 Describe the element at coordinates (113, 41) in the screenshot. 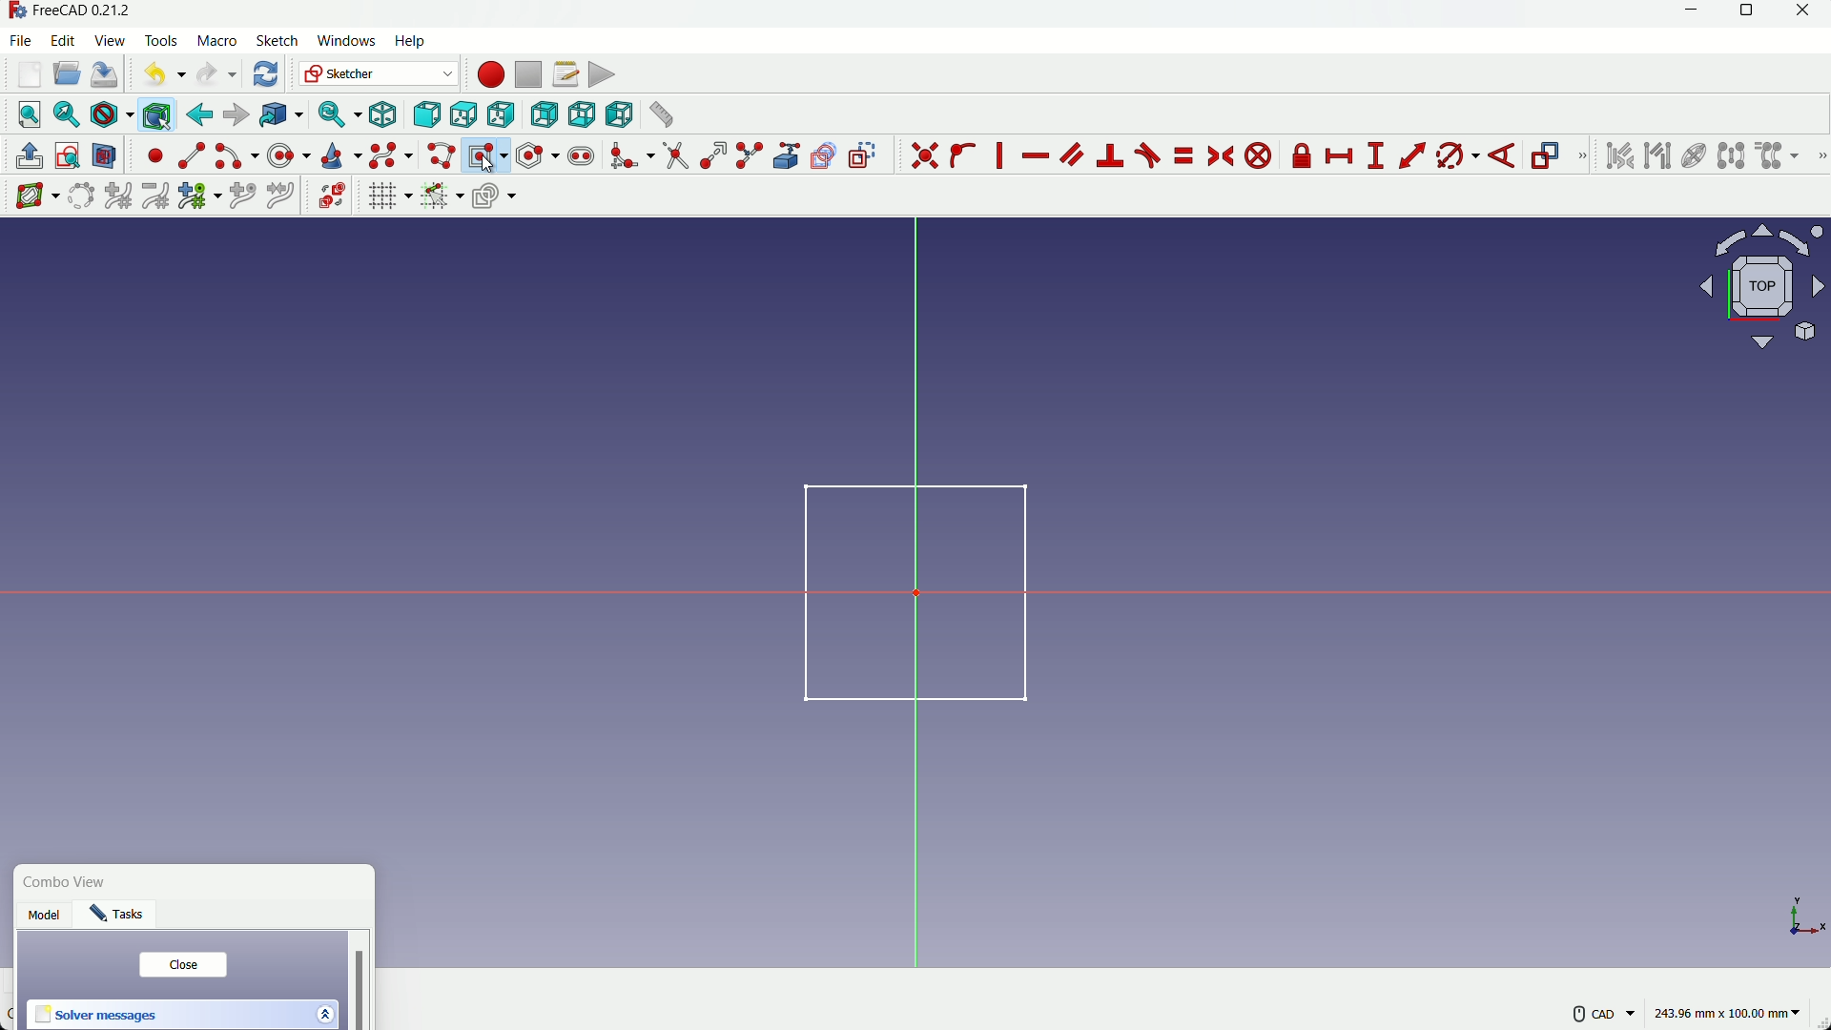

I see `view menu` at that location.